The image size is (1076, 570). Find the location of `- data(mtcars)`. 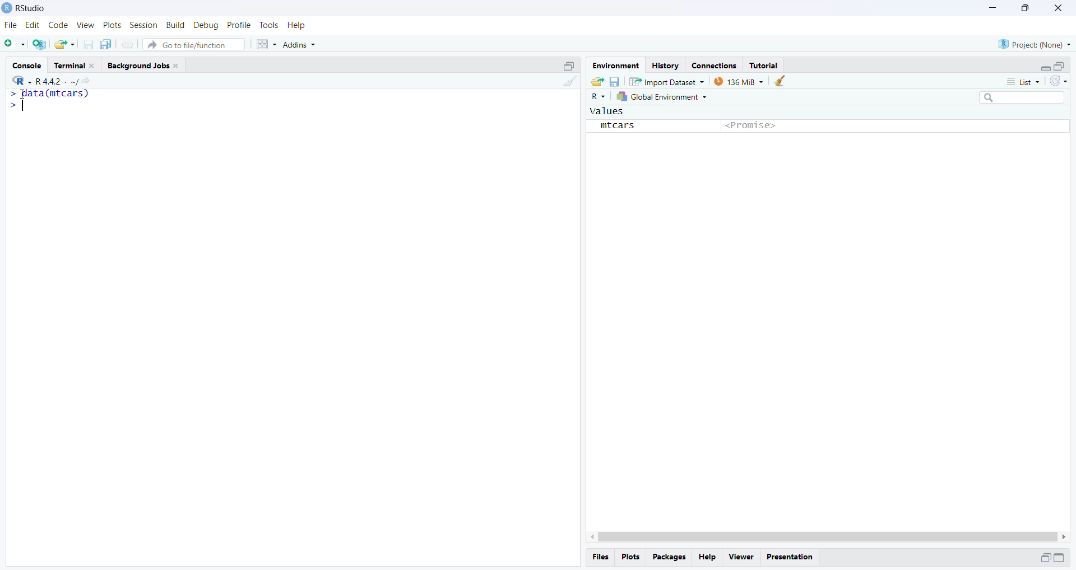

- data(mtcars) is located at coordinates (57, 95).